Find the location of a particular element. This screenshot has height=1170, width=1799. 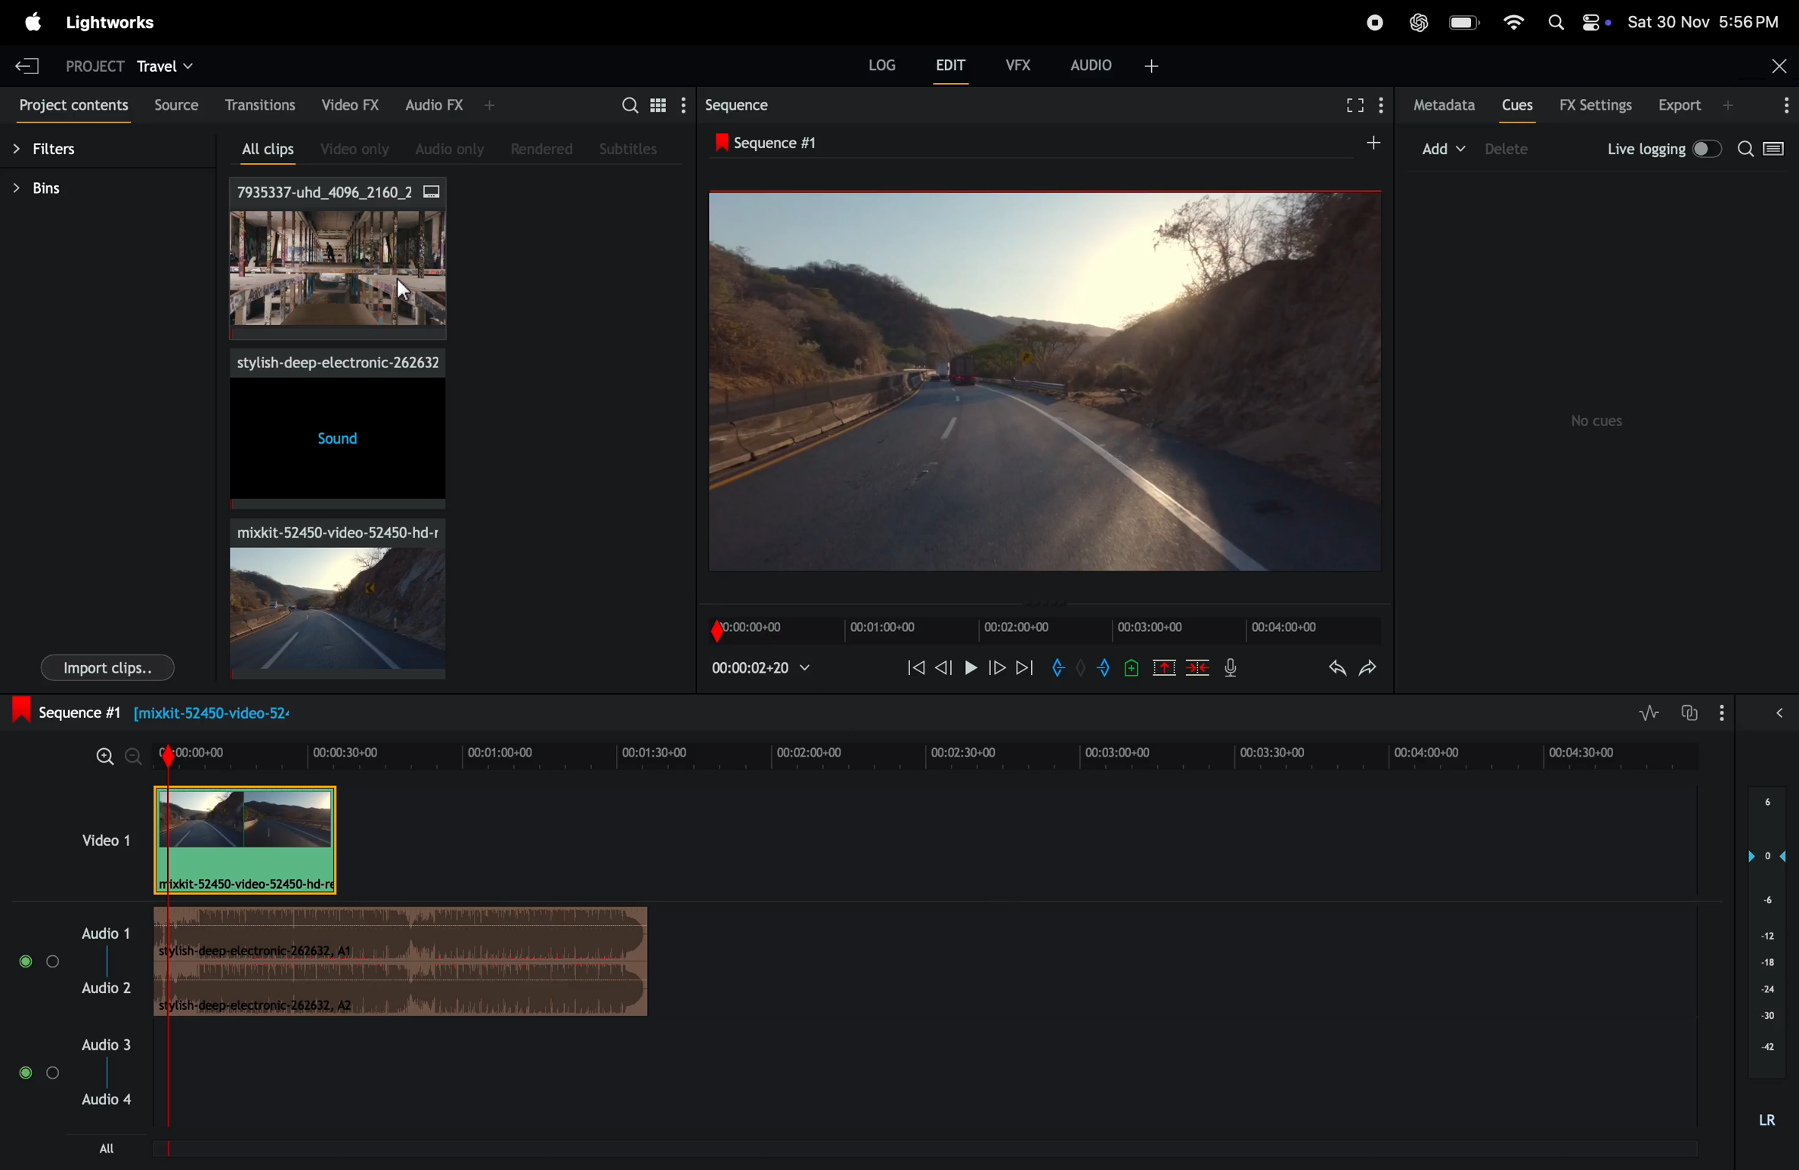

chatgpt is located at coordinates (1417, 23).